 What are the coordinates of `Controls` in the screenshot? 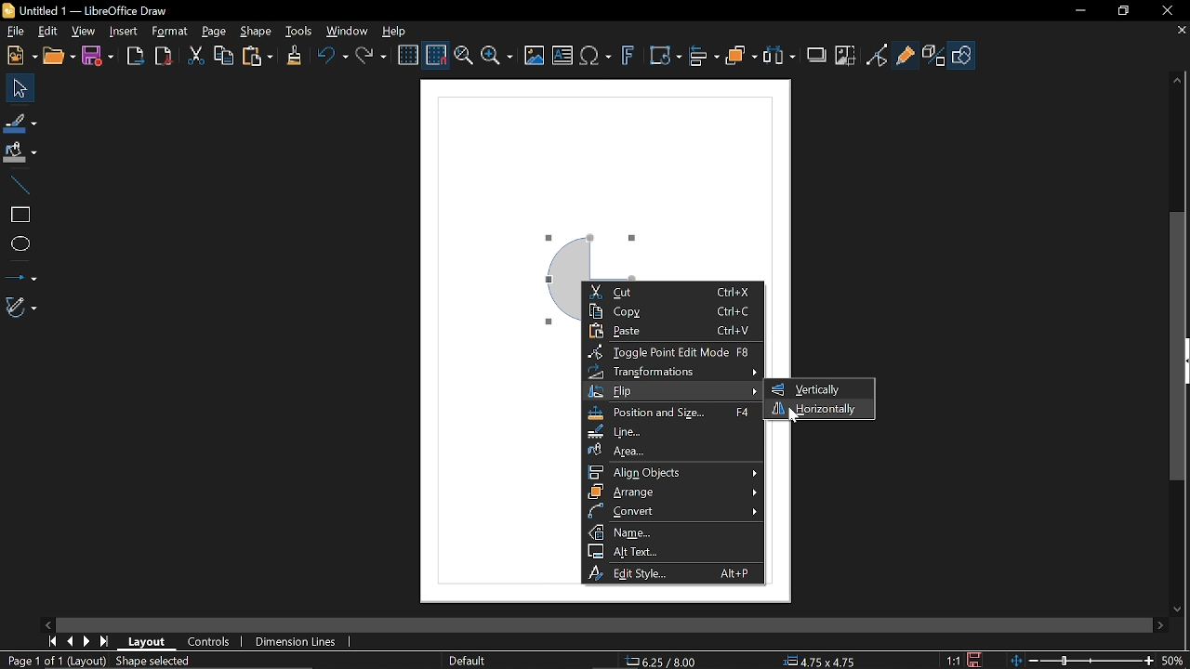 It's located at (207, 641).